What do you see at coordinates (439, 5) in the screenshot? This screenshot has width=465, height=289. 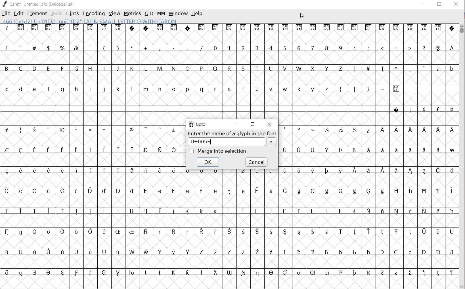 I see `RESTORE DOWN` at bounding box center [439, 5].